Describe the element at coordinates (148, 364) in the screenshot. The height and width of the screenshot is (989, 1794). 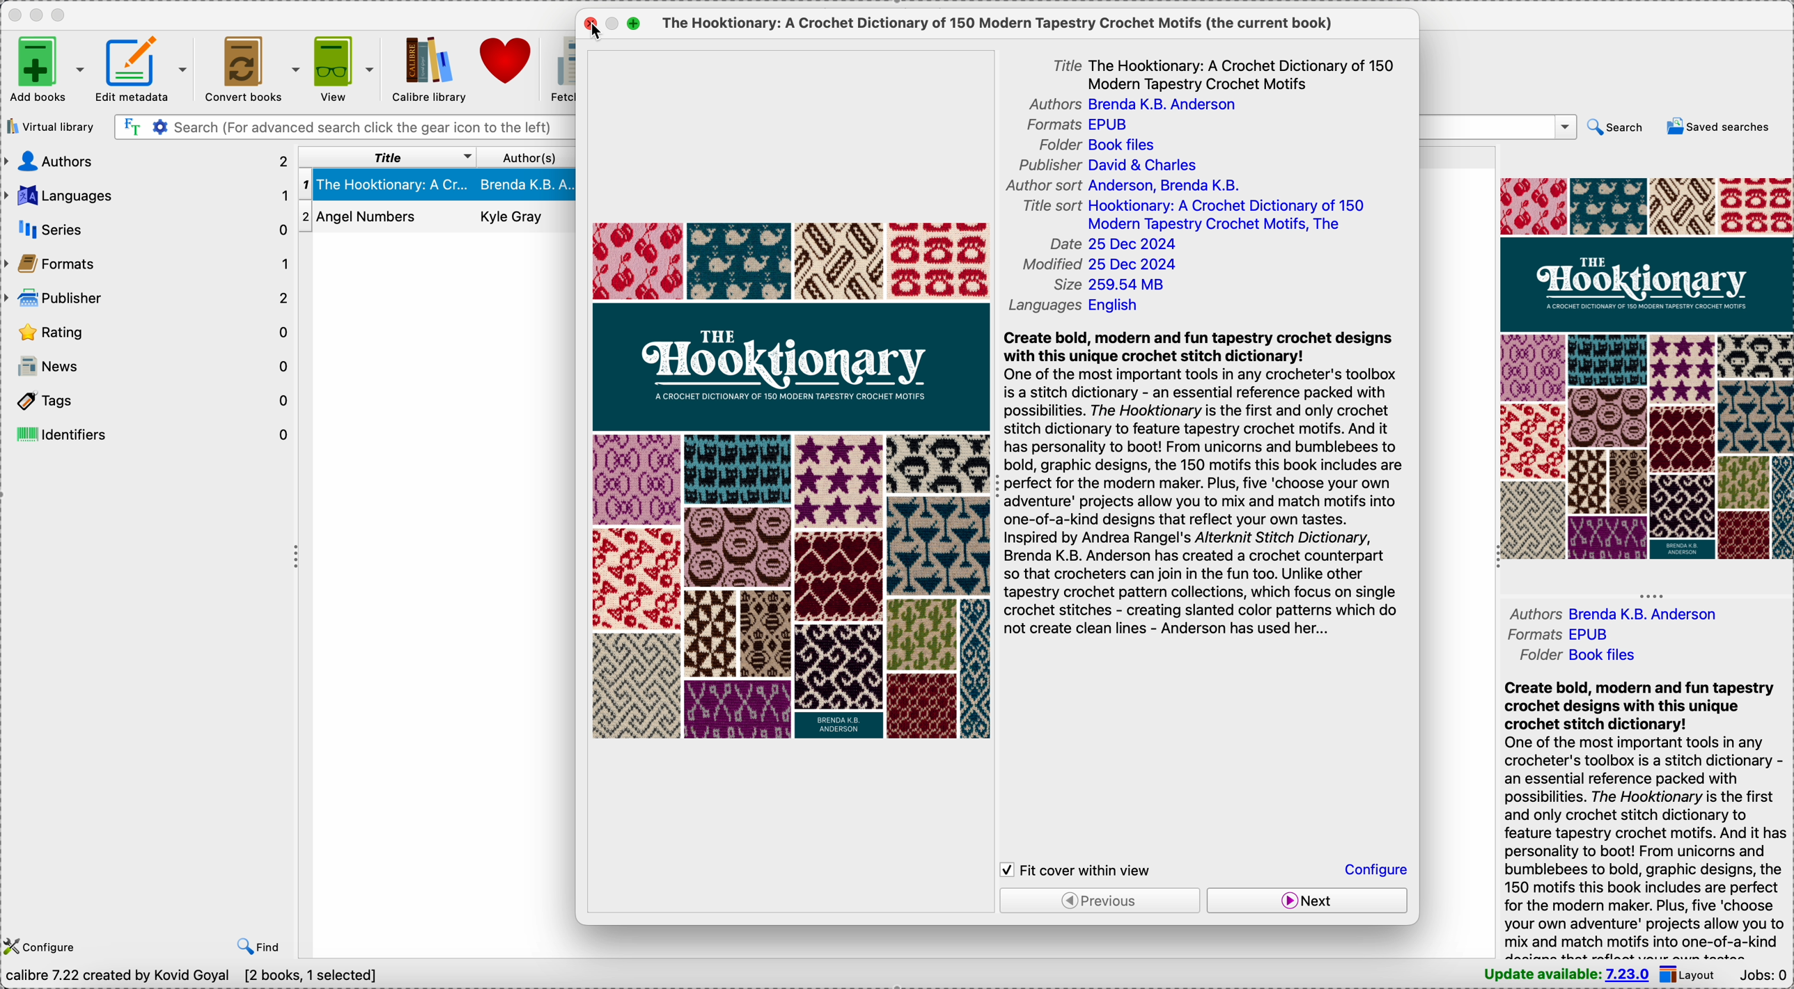
I see `news` at that location.